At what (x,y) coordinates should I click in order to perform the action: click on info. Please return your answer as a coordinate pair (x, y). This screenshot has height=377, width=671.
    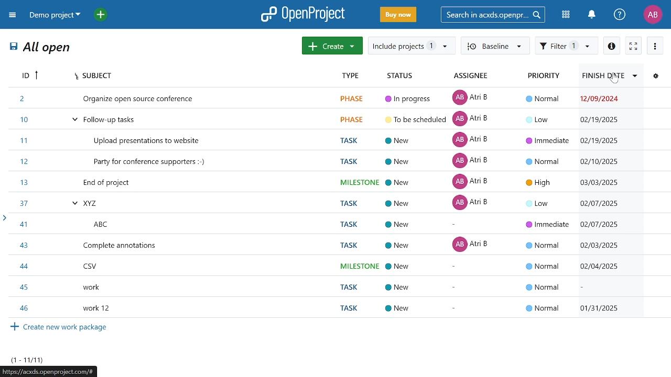
    Looking at the image, I should click on (613, 46).